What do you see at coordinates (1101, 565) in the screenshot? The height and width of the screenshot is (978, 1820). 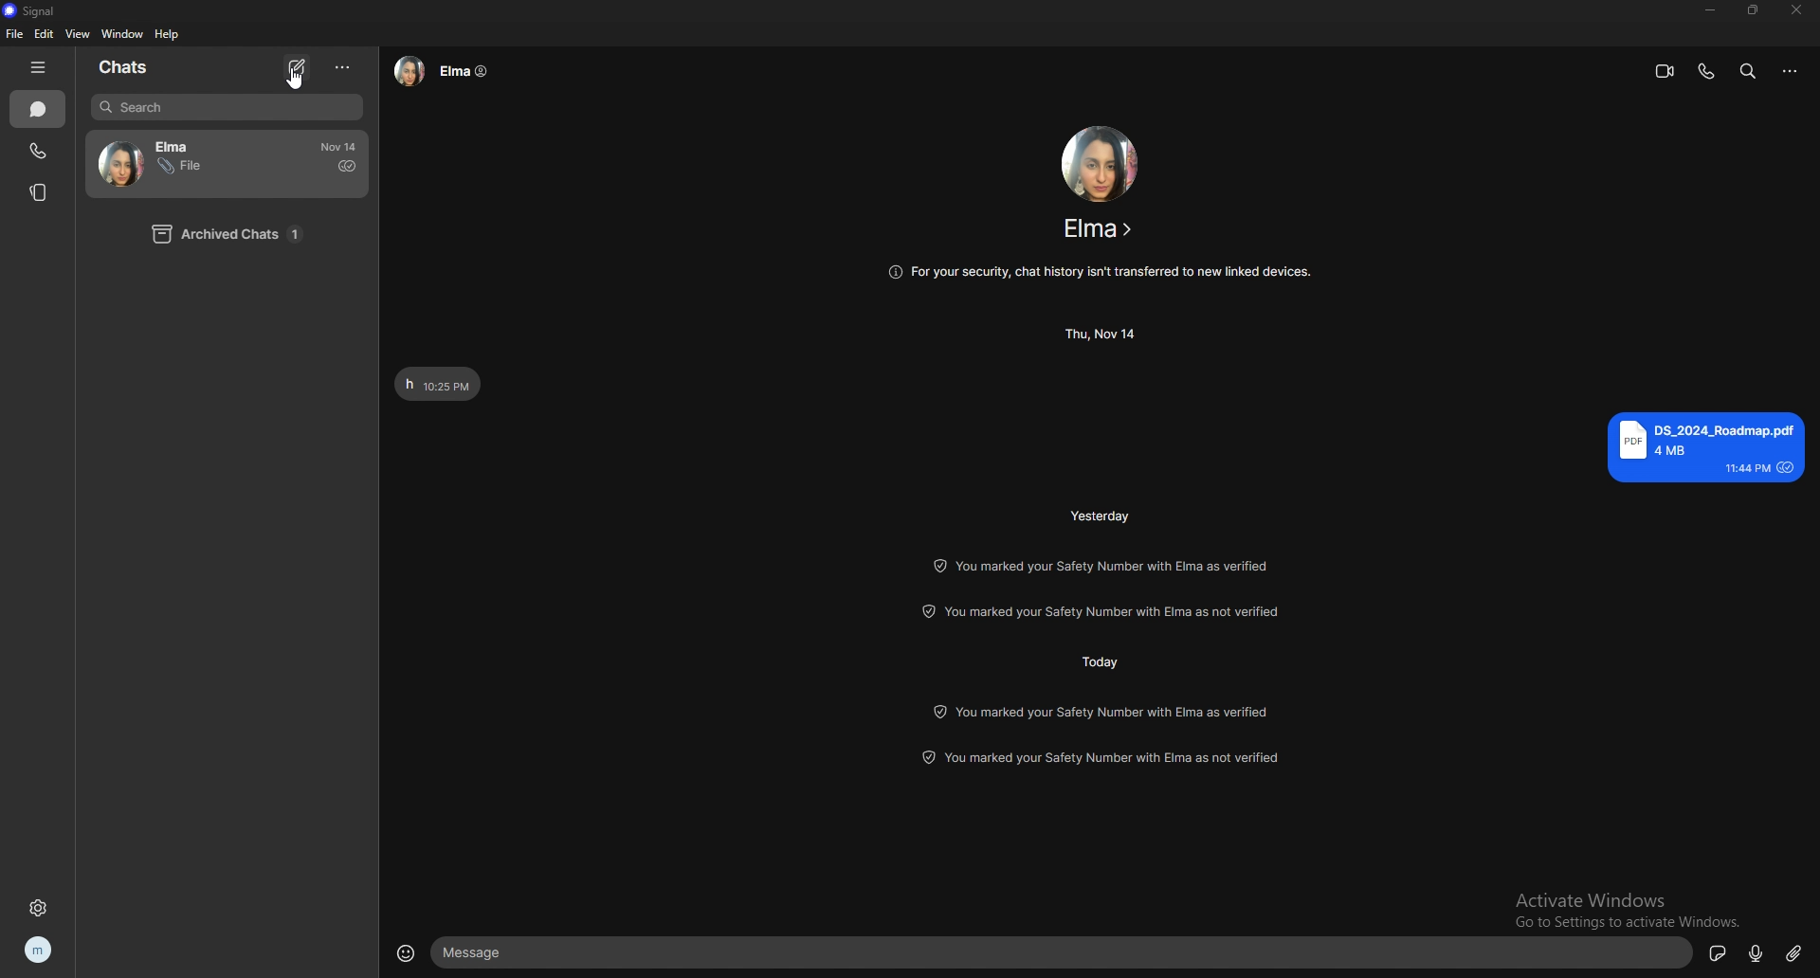 I see `update` at bounding box center [1101, 565].